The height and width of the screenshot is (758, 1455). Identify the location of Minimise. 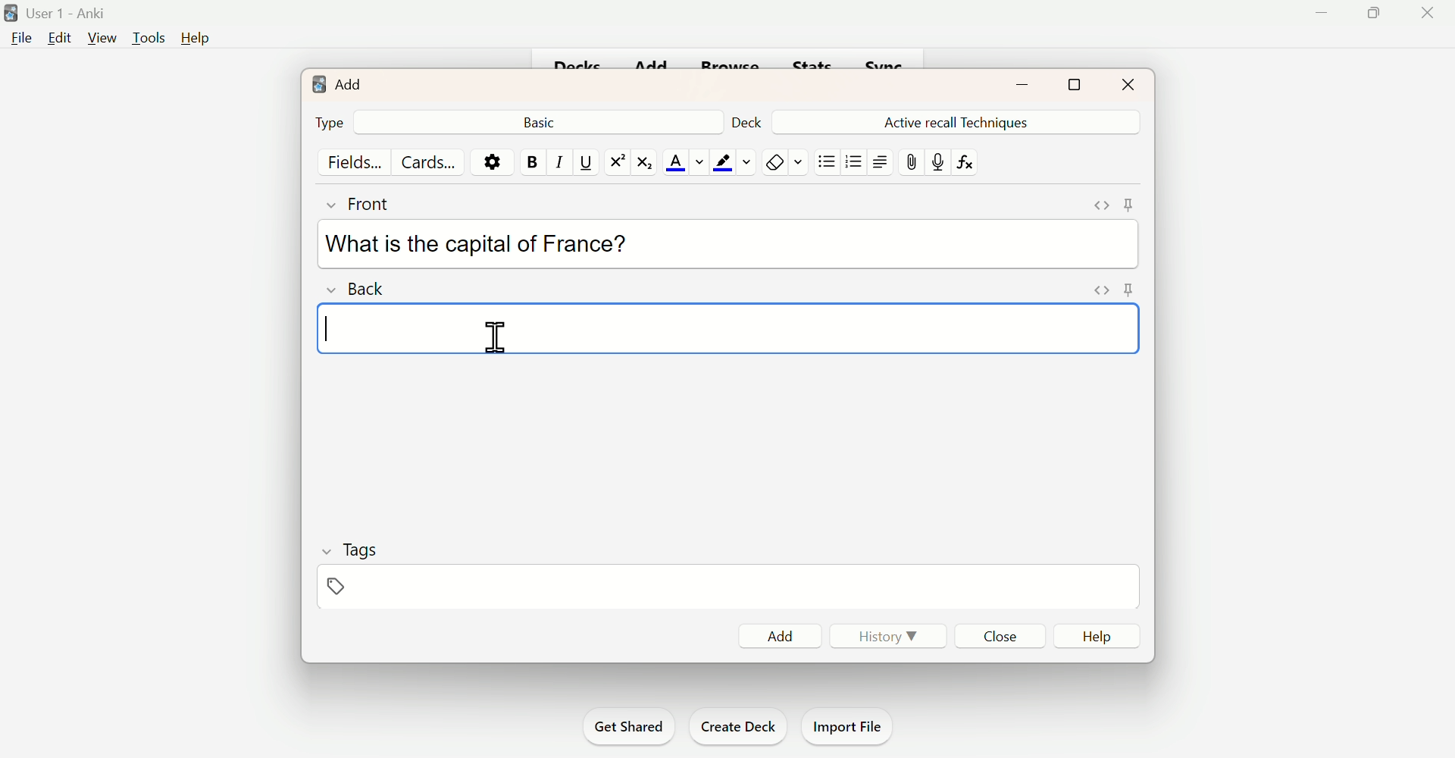
(1322, 14).